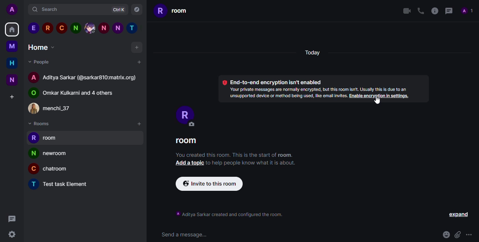  Describe the element at coordinates (72, 93) in the screenshot. I see `group` at that location.